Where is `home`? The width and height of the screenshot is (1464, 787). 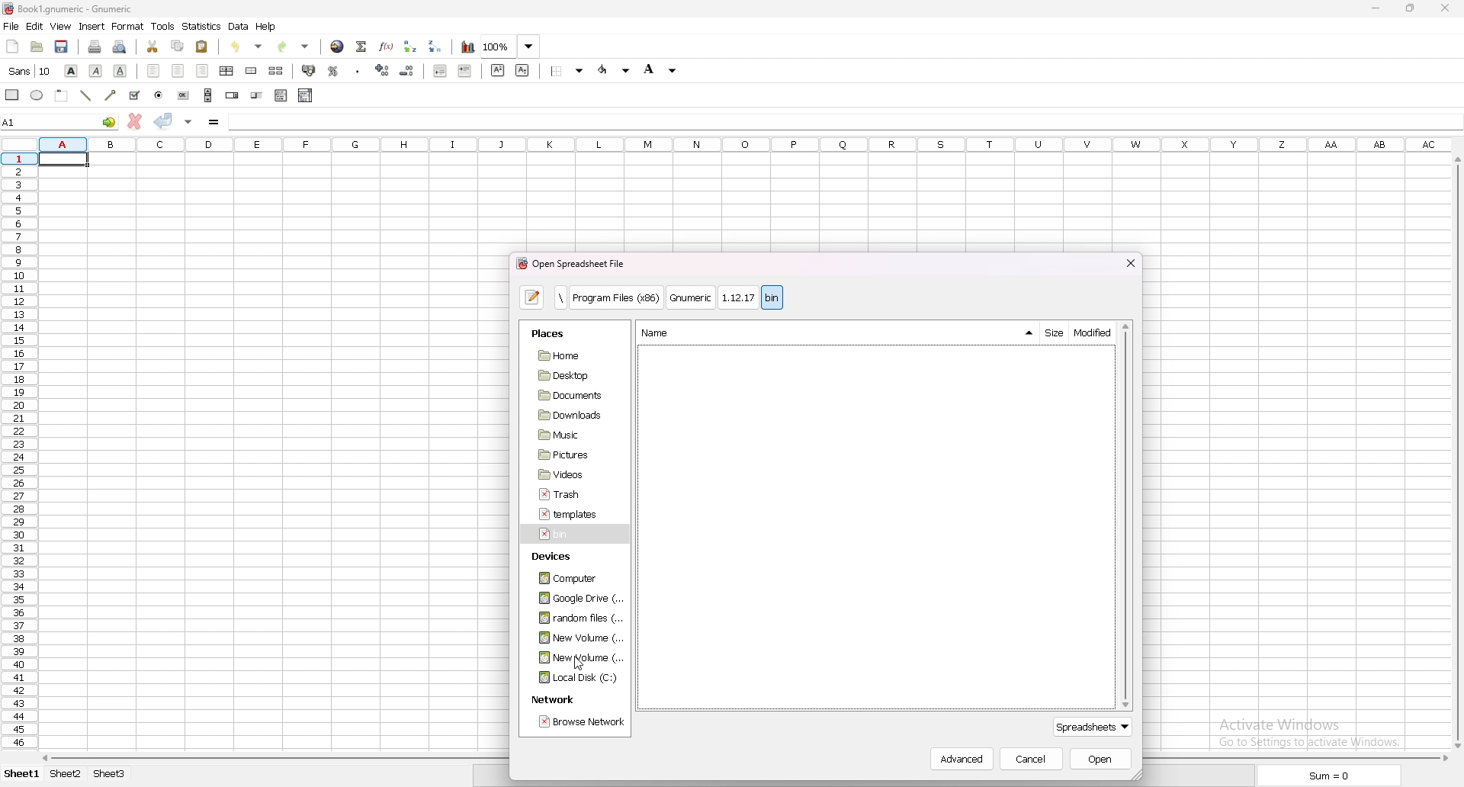 home is located at coordinates (573, 355).